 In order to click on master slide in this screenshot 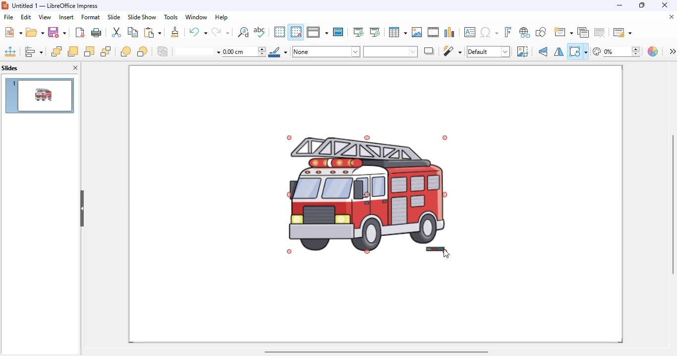, I will do `click(338, 32)`.